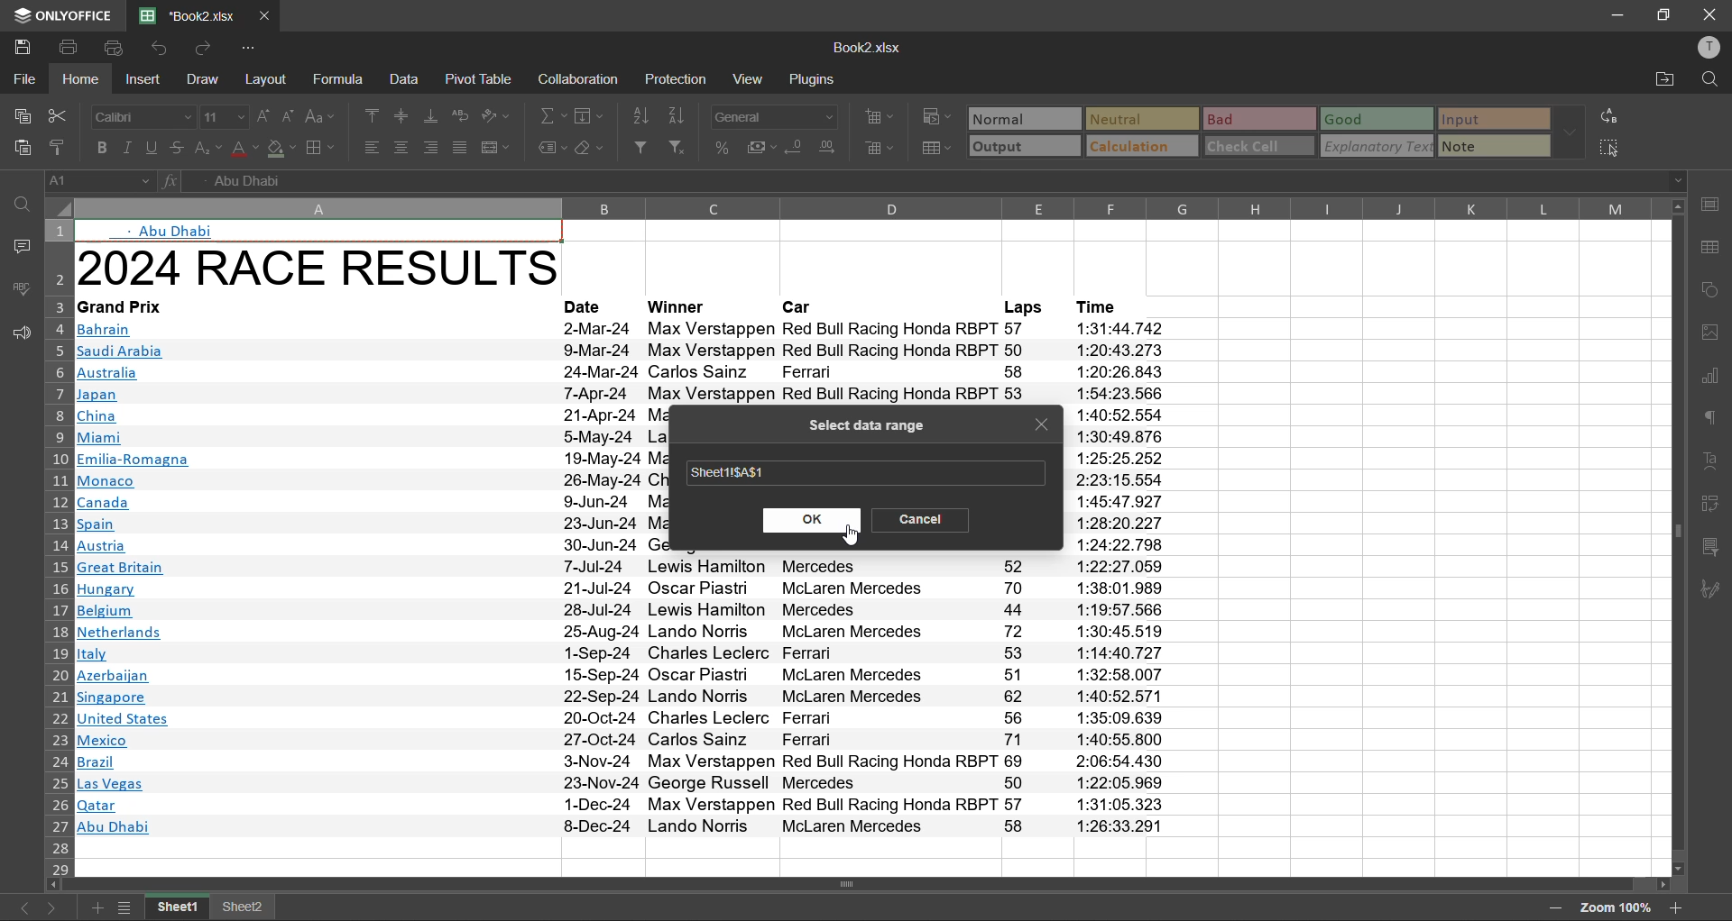 The image size is (1732, 921). Describe the element at coordinates (861, 343) in the screenshot. I see `Date, Winner,Car,Laps, Time Data` at that location.